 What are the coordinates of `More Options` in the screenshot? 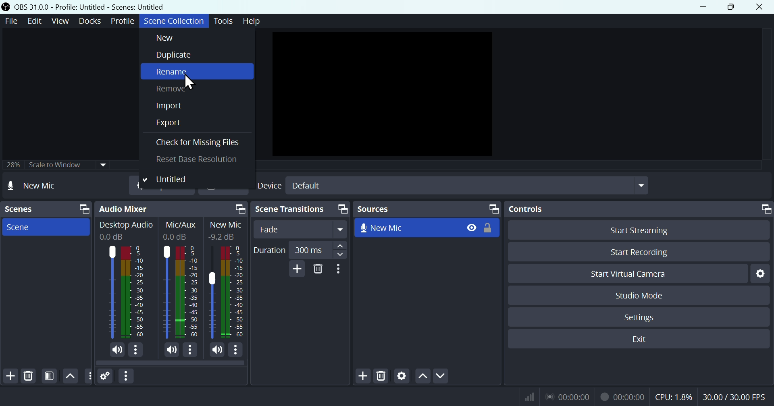 It's located at (137, 350).